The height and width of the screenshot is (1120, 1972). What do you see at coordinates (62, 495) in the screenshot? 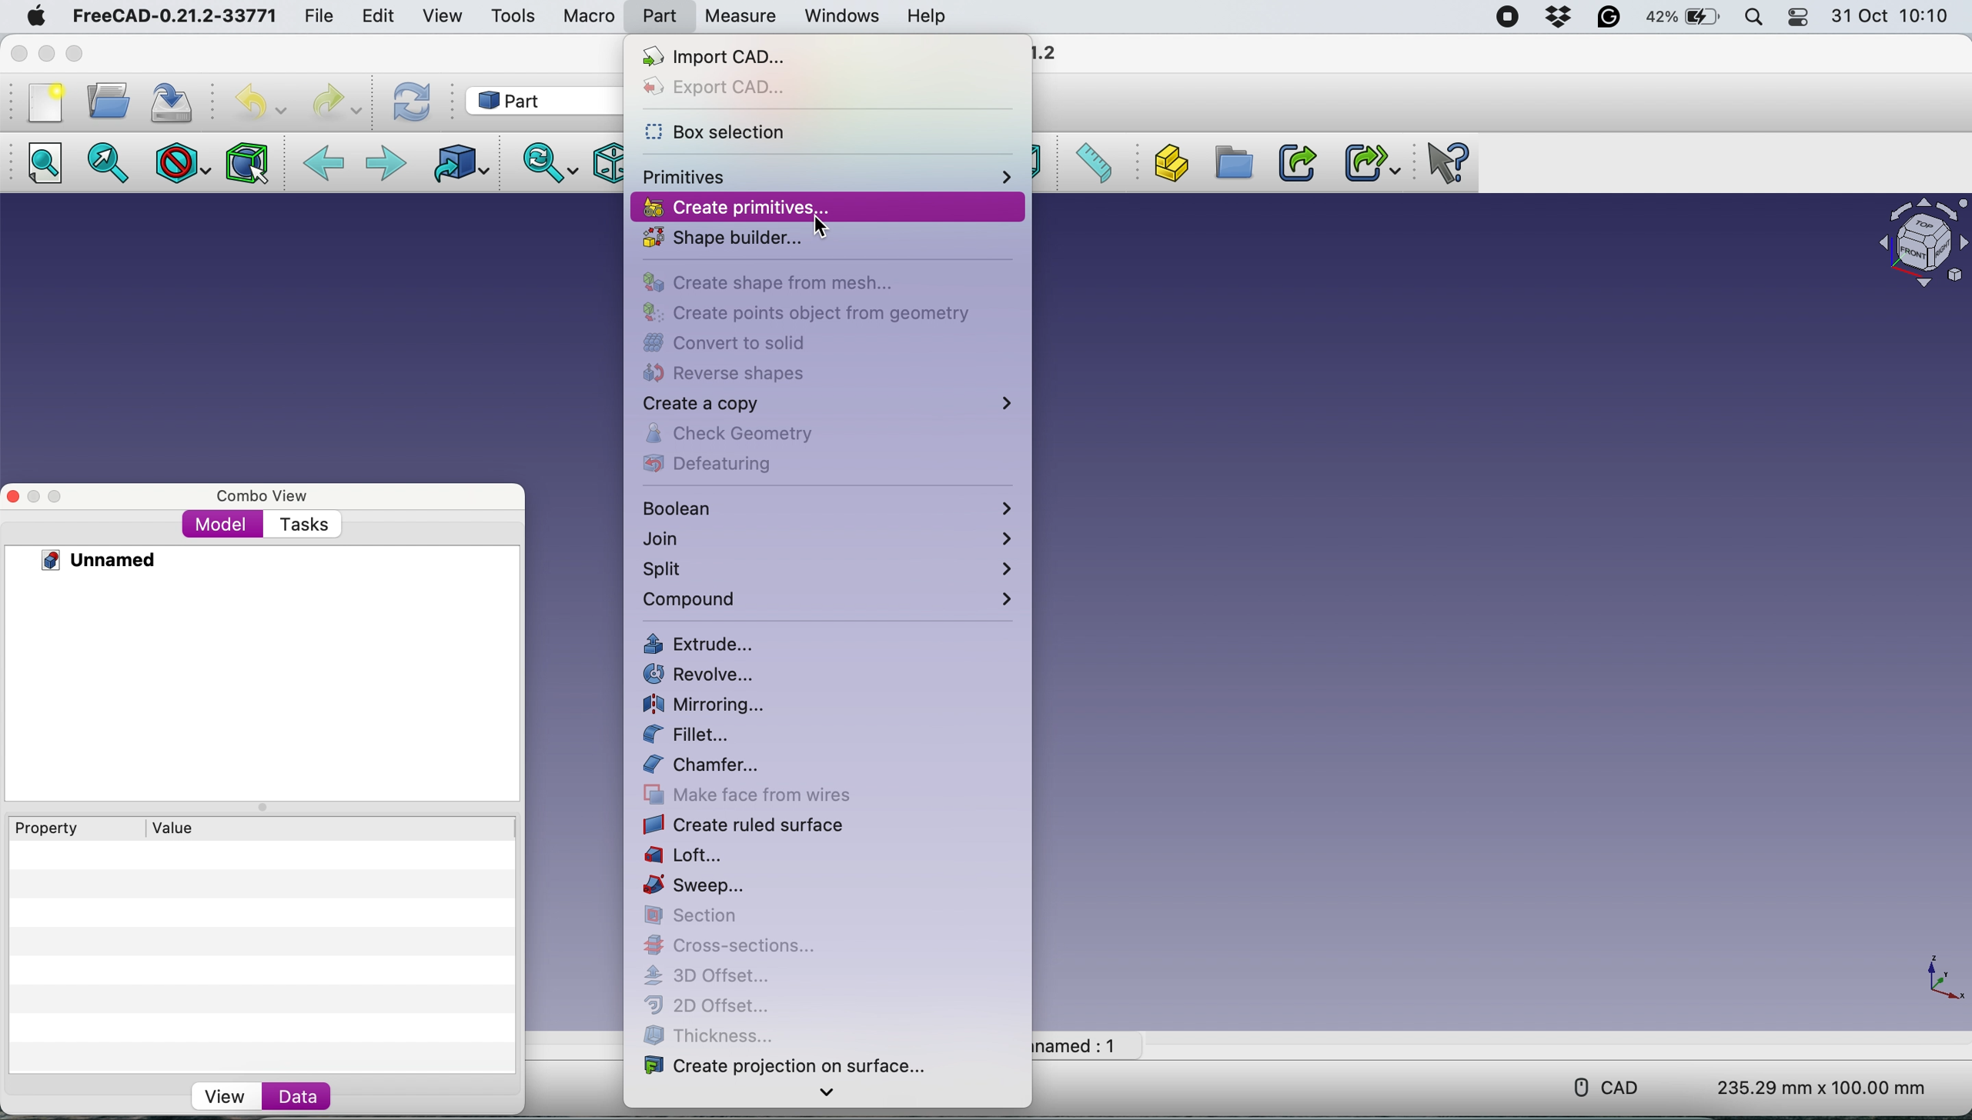
I see `Maximize` at bounding box center [62, 495].